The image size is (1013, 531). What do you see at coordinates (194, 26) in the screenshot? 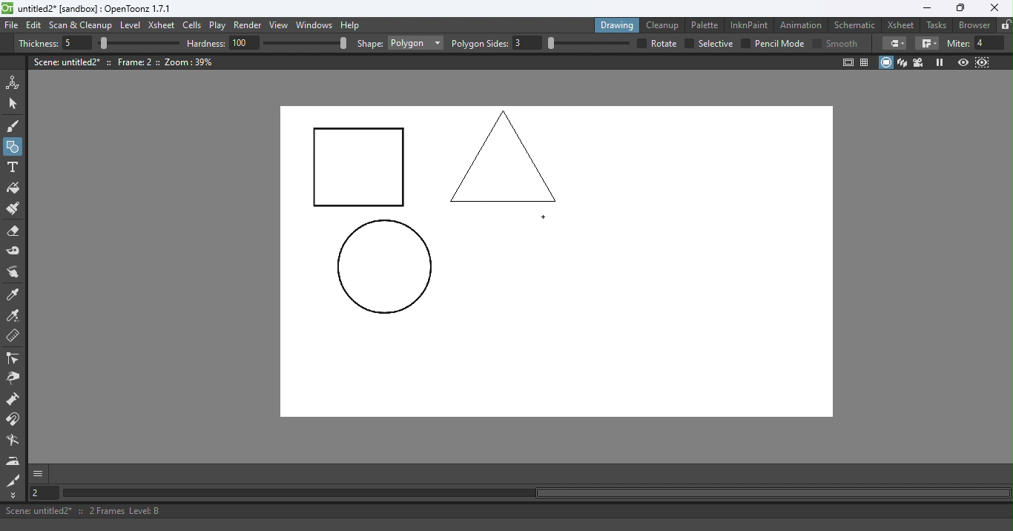
I see `Cells` at bounding box center [194, 26].